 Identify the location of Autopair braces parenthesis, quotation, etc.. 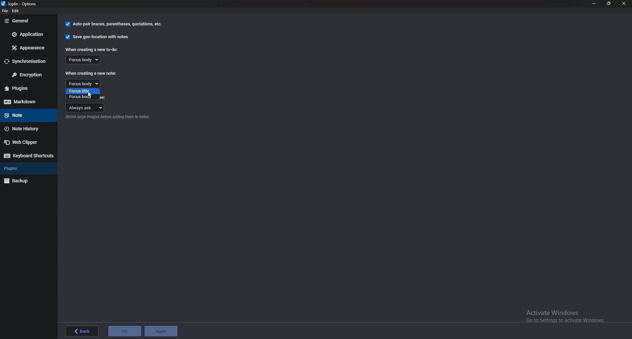
(114, 24).